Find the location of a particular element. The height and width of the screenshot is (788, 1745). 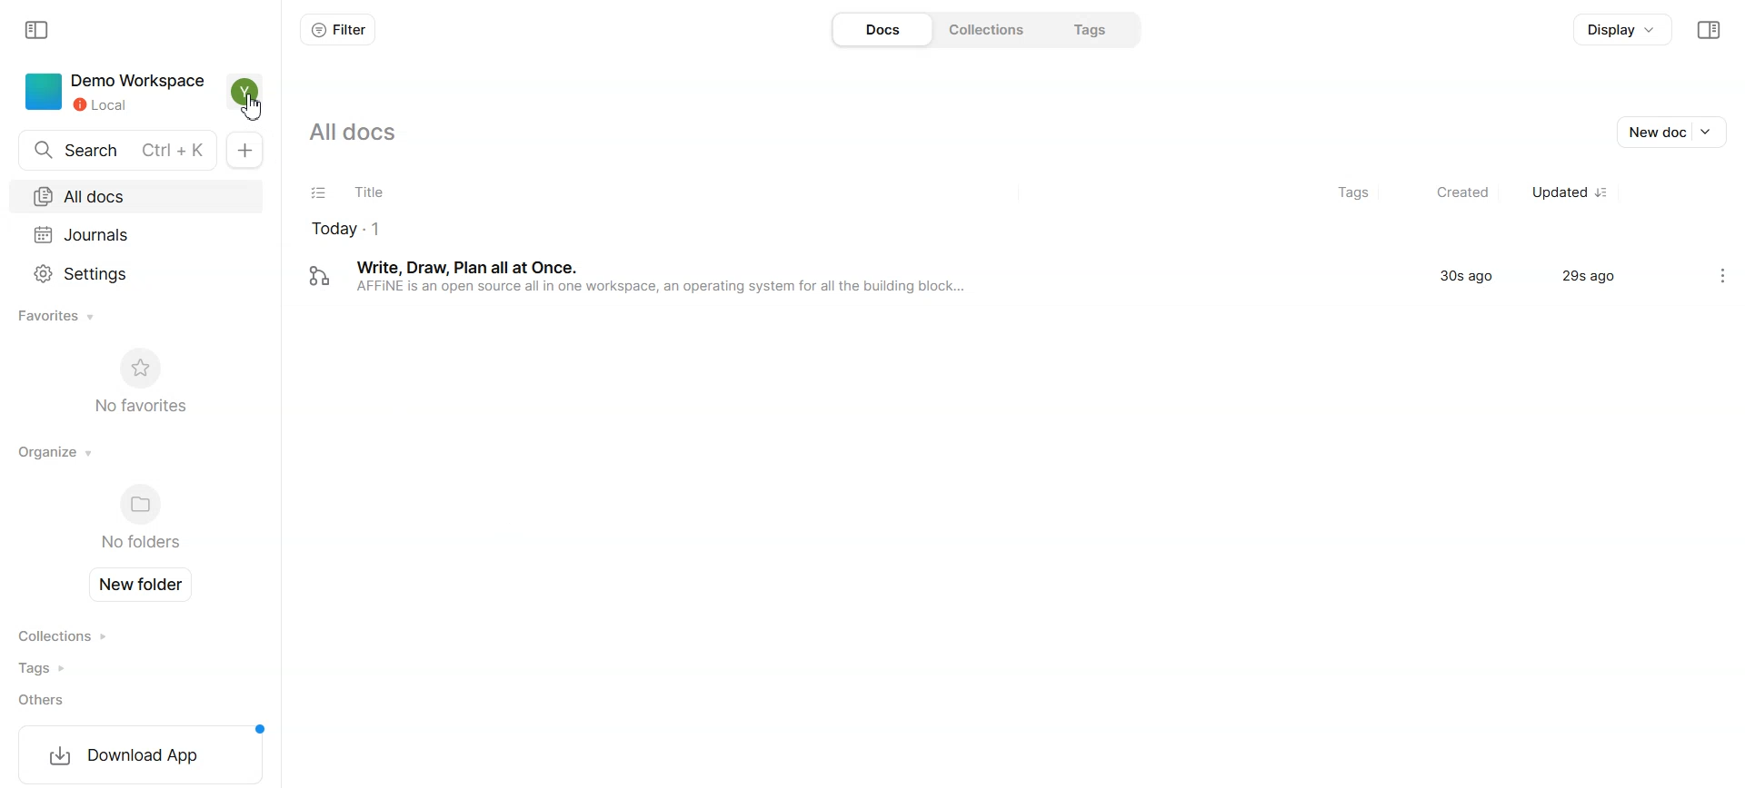

Tags is located at coordinates (70, 668).